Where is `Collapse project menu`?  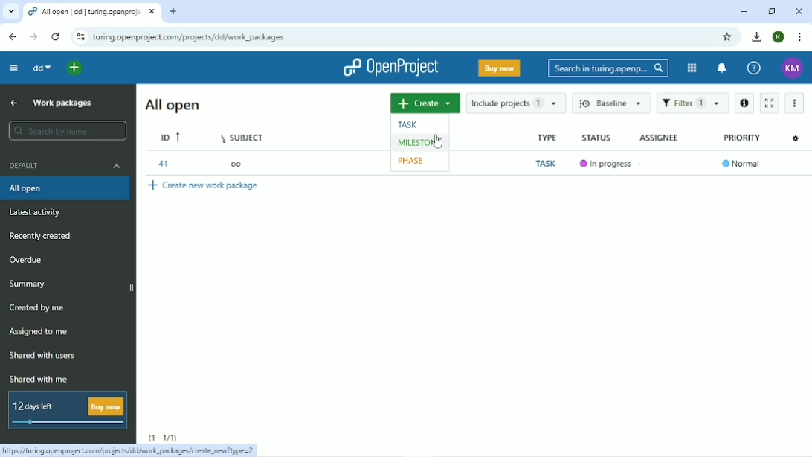 Collapse project menu is located at coordinates (14, 68).